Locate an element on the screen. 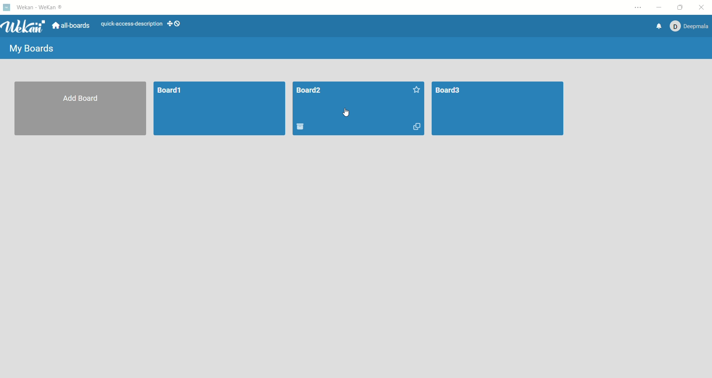 This screenshot has height=378, width=712. logo is located at coordinates (7, 7).